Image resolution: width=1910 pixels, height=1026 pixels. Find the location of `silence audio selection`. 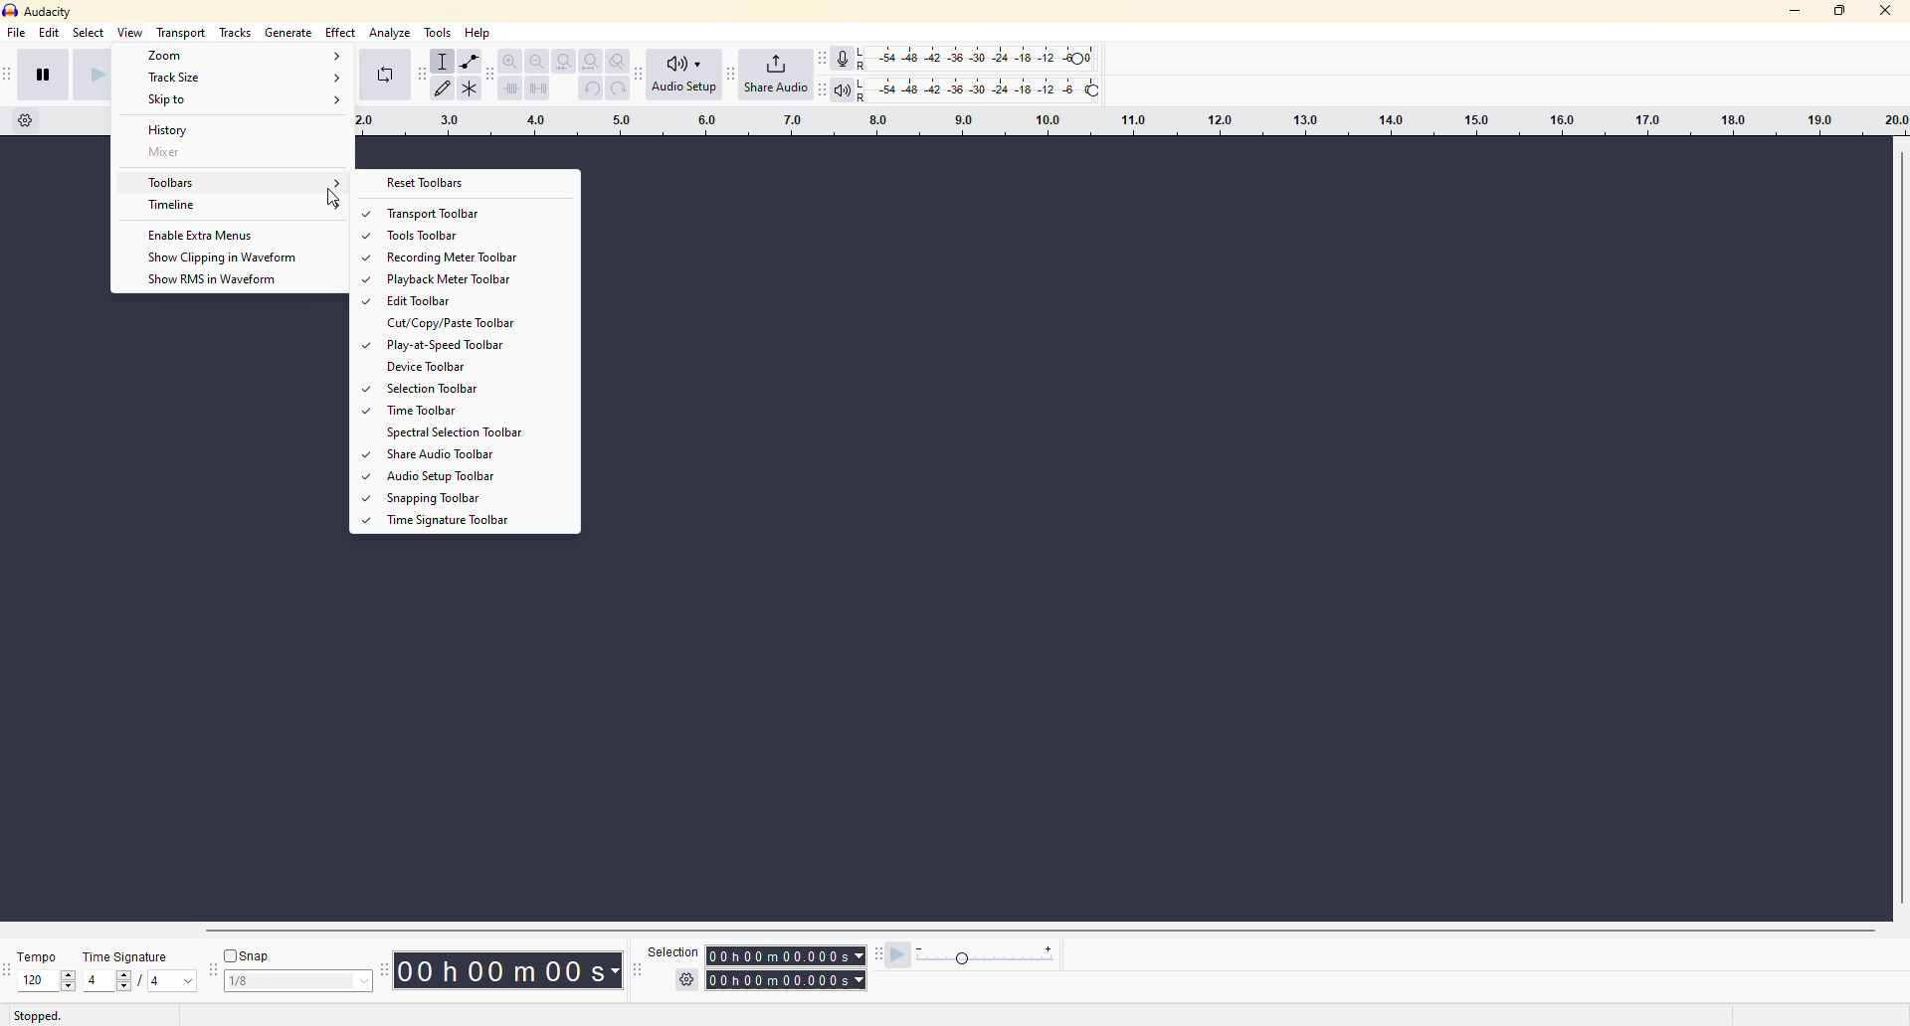

silence audio selection is located at coordinates (540, 89).